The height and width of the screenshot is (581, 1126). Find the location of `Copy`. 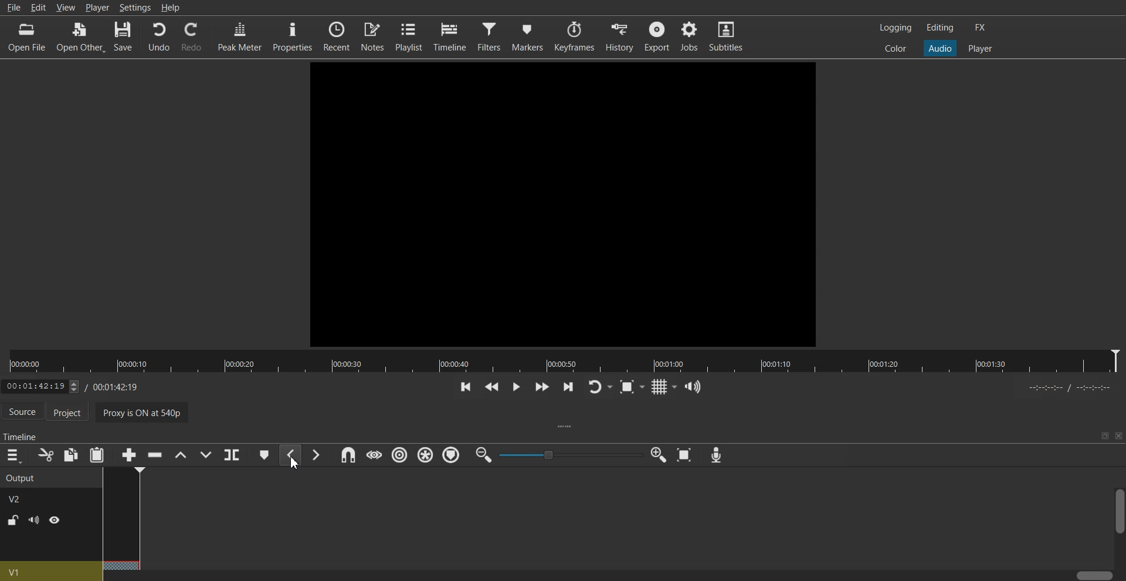

Copy is located at coordinates (72, 454).